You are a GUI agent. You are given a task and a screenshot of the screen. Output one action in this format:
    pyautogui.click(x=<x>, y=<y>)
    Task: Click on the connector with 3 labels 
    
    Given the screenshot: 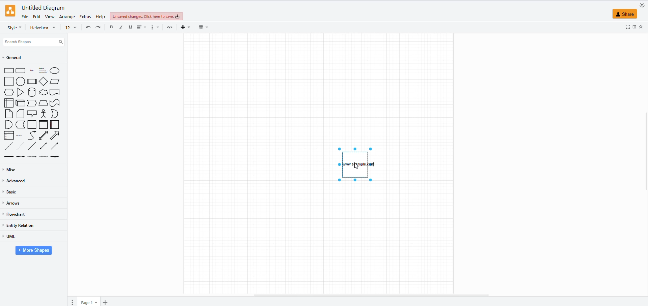 What is the action you would take?
    pyautogui.click(x=44, y=157)
    